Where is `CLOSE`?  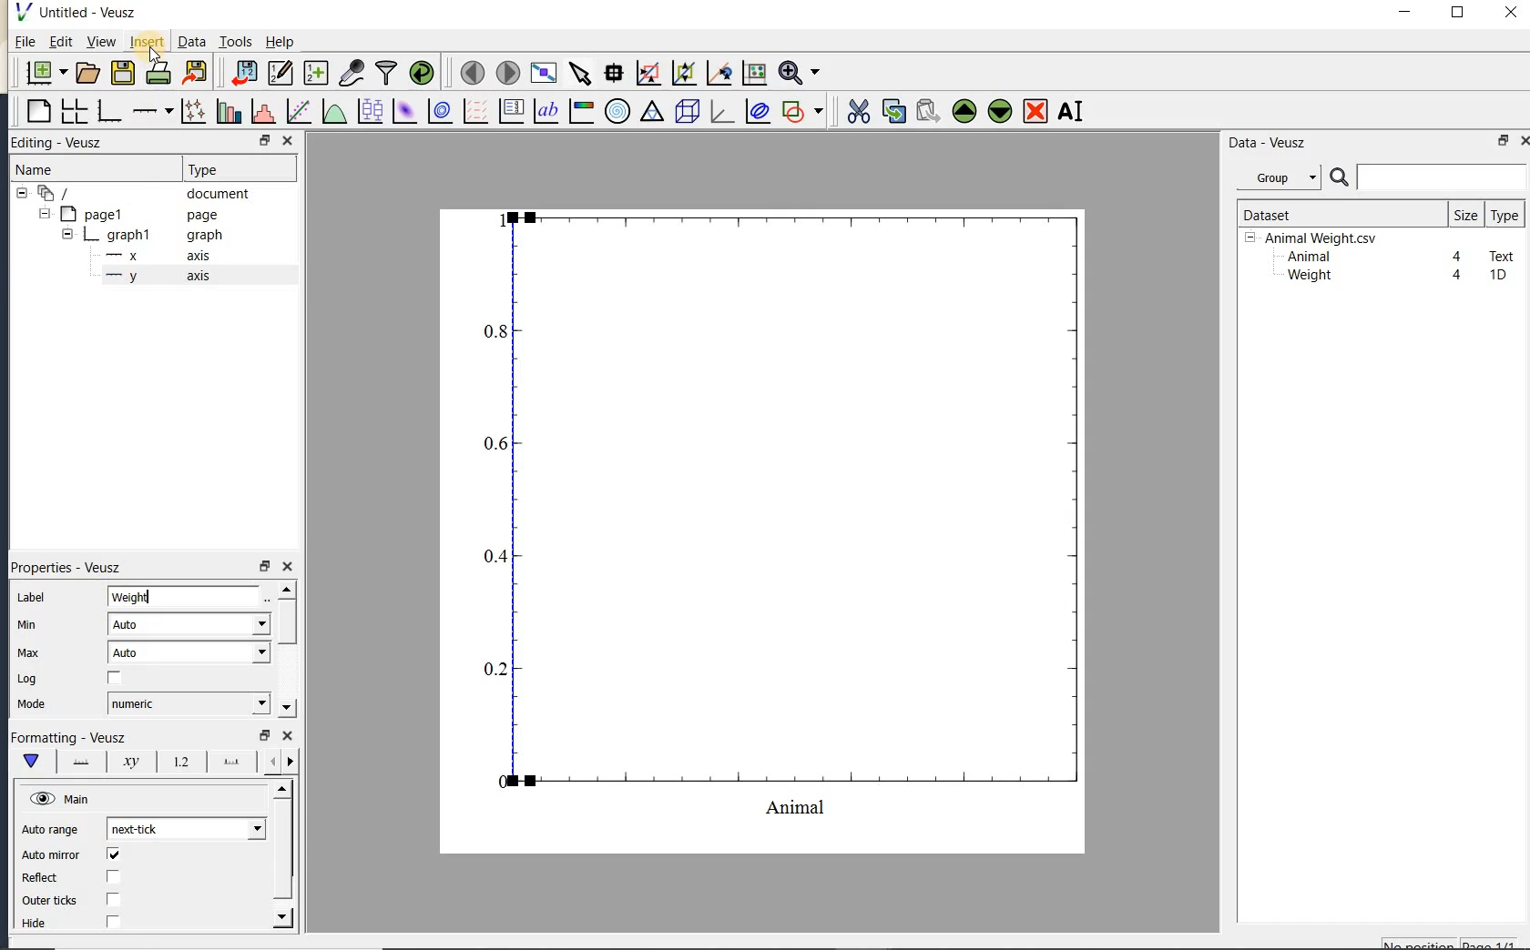 CLOSE is located at coordinates (287, 140).